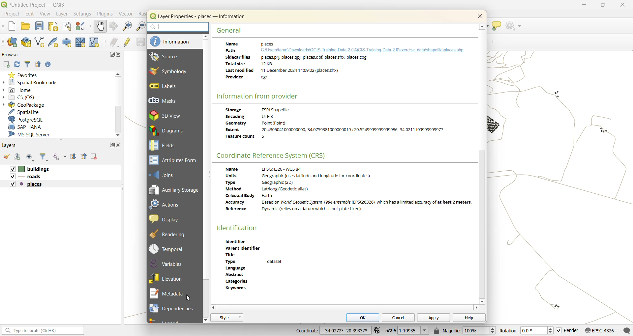  I want to click on enable properties, so click(50, 65).